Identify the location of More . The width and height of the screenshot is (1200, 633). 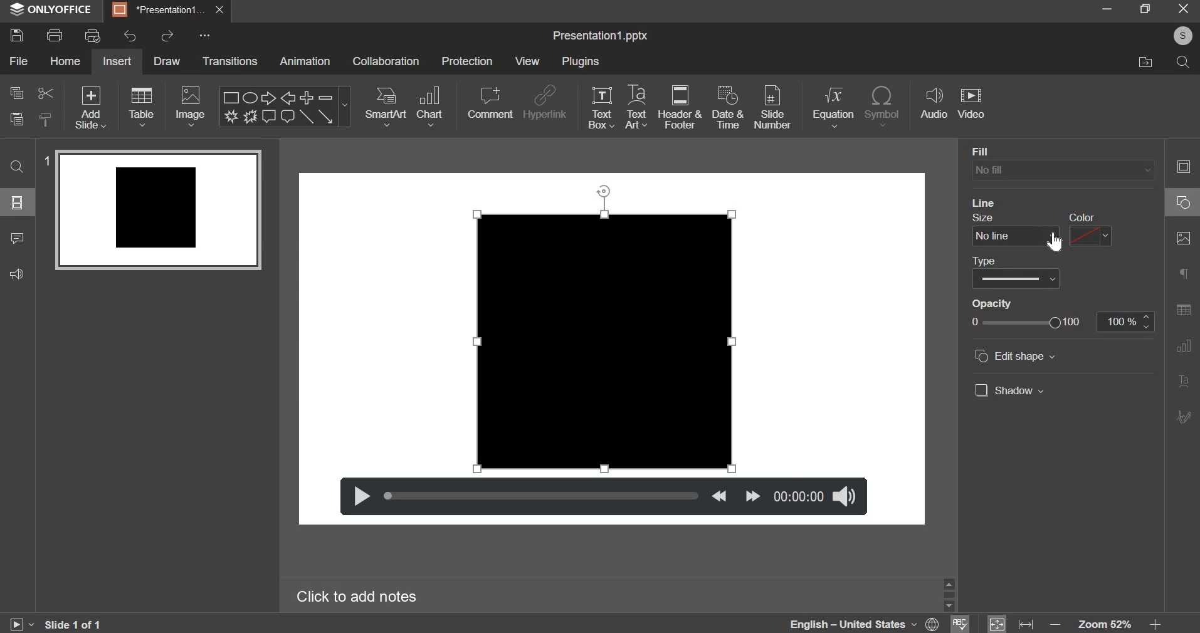
(207, 36).